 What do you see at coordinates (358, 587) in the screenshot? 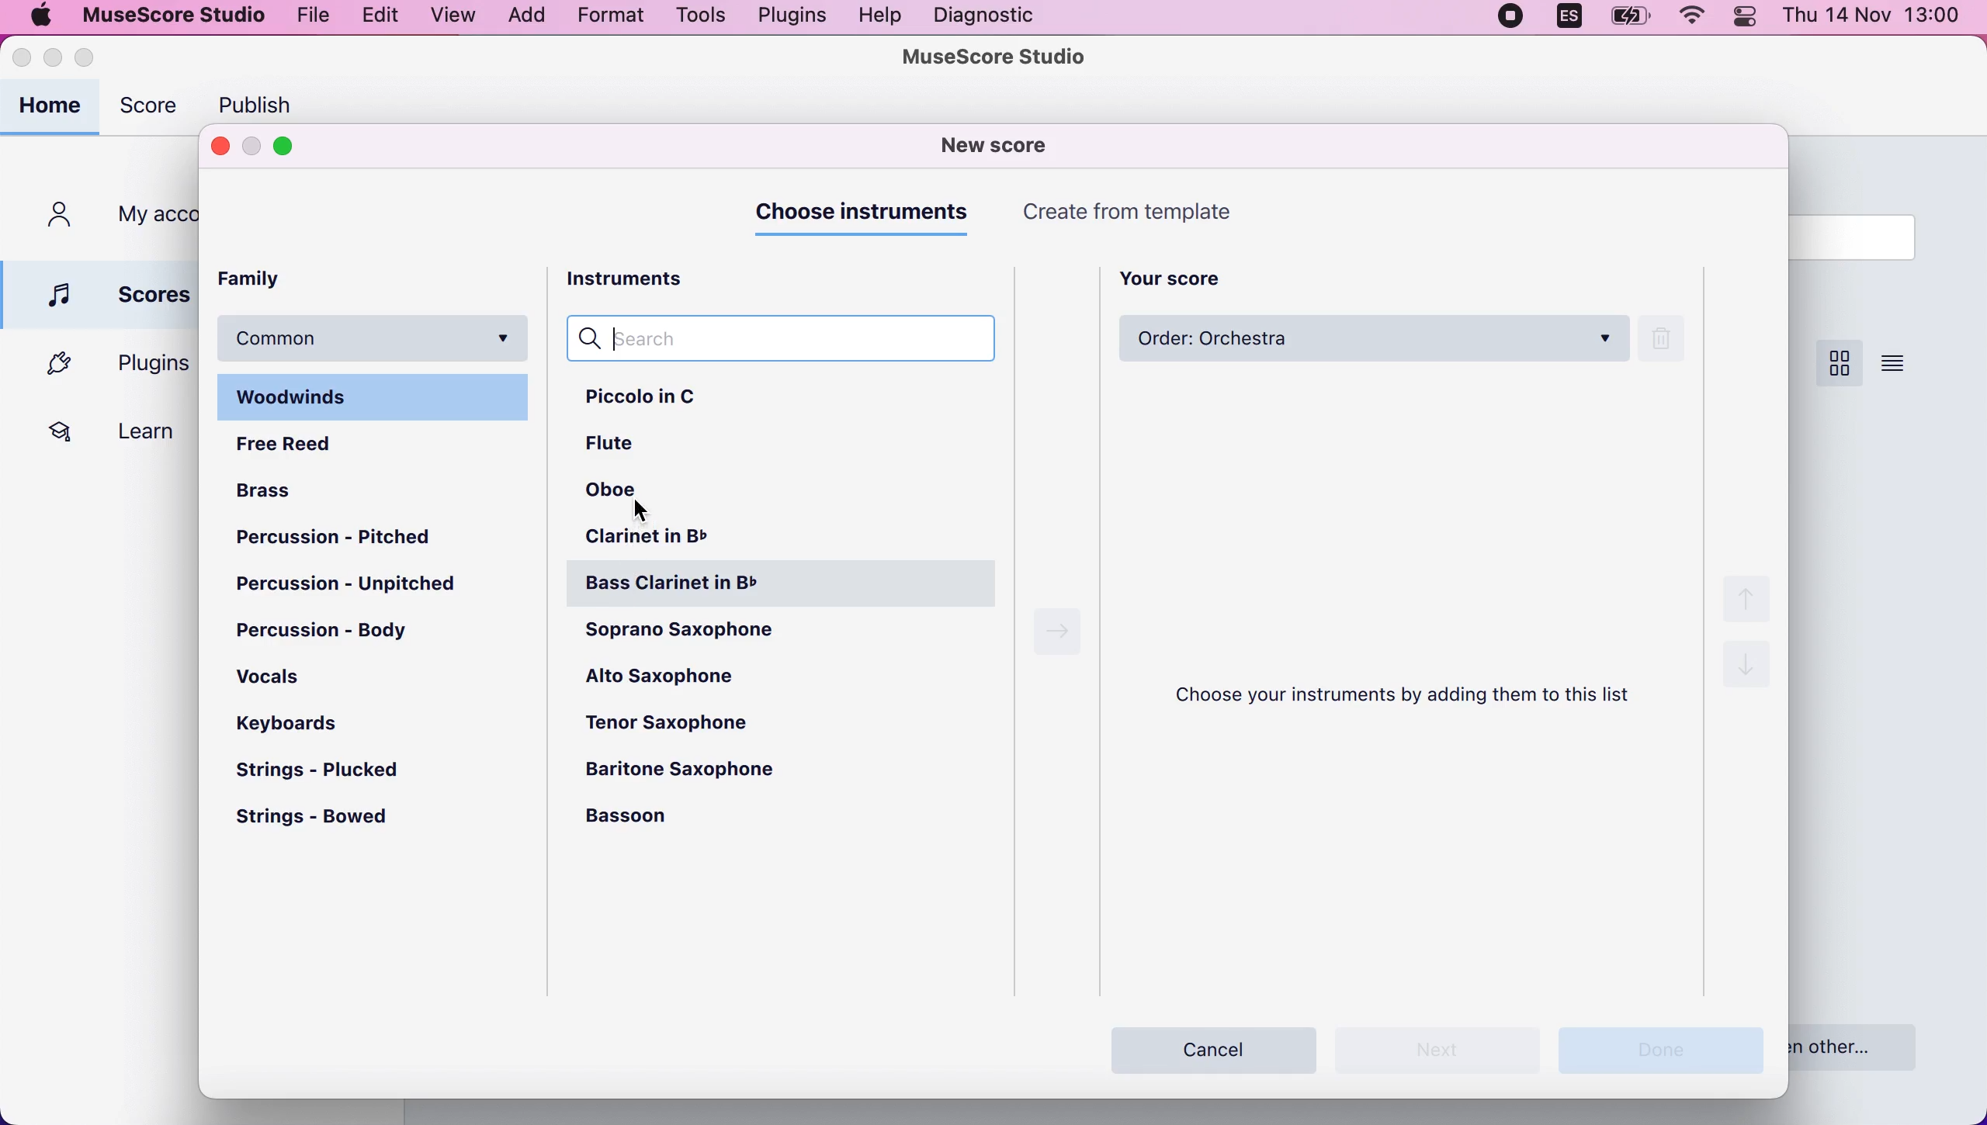
I see `percussion-unpitched` at bounding box center [358, 587].